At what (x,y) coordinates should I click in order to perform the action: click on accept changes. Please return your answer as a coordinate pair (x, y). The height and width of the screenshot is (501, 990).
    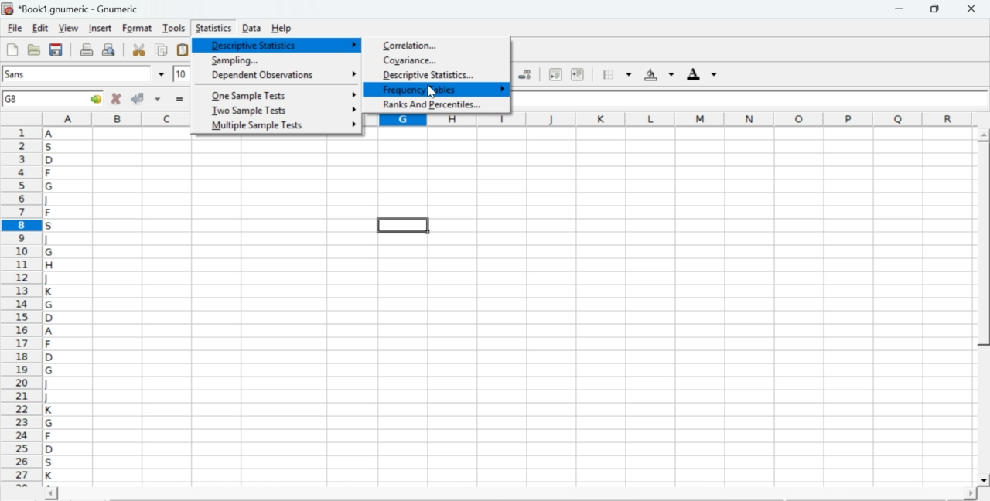
    Looking at the image, I should click on (138, 97).